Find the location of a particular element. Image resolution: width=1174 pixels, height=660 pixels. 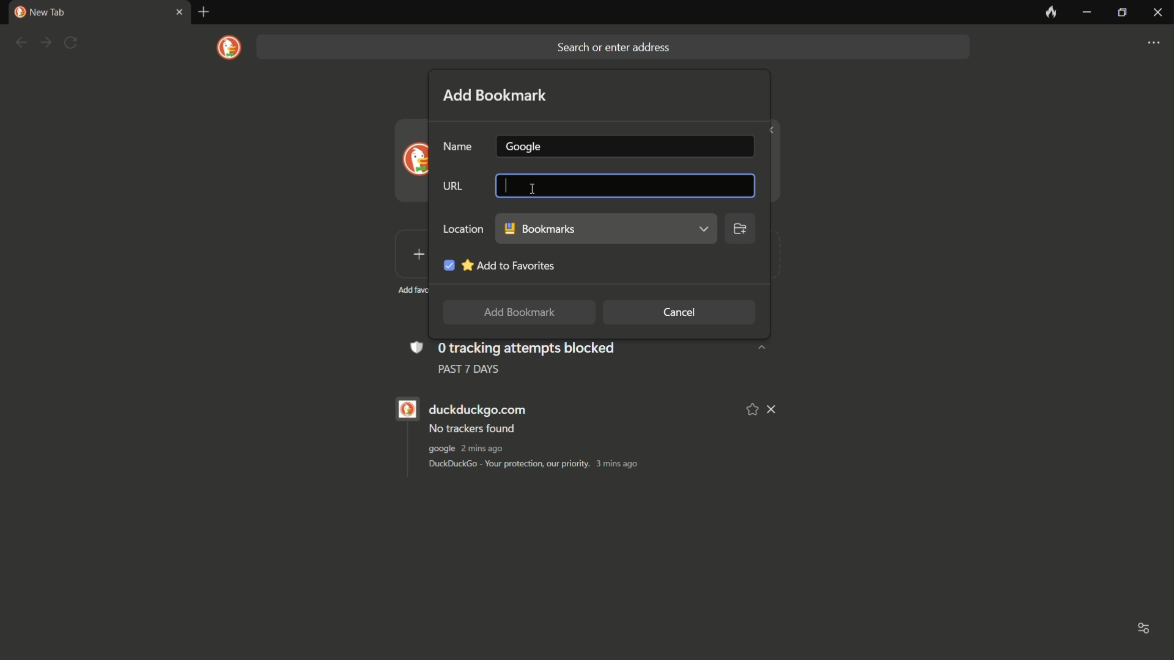

cursor is located at coordinates (531, 189).